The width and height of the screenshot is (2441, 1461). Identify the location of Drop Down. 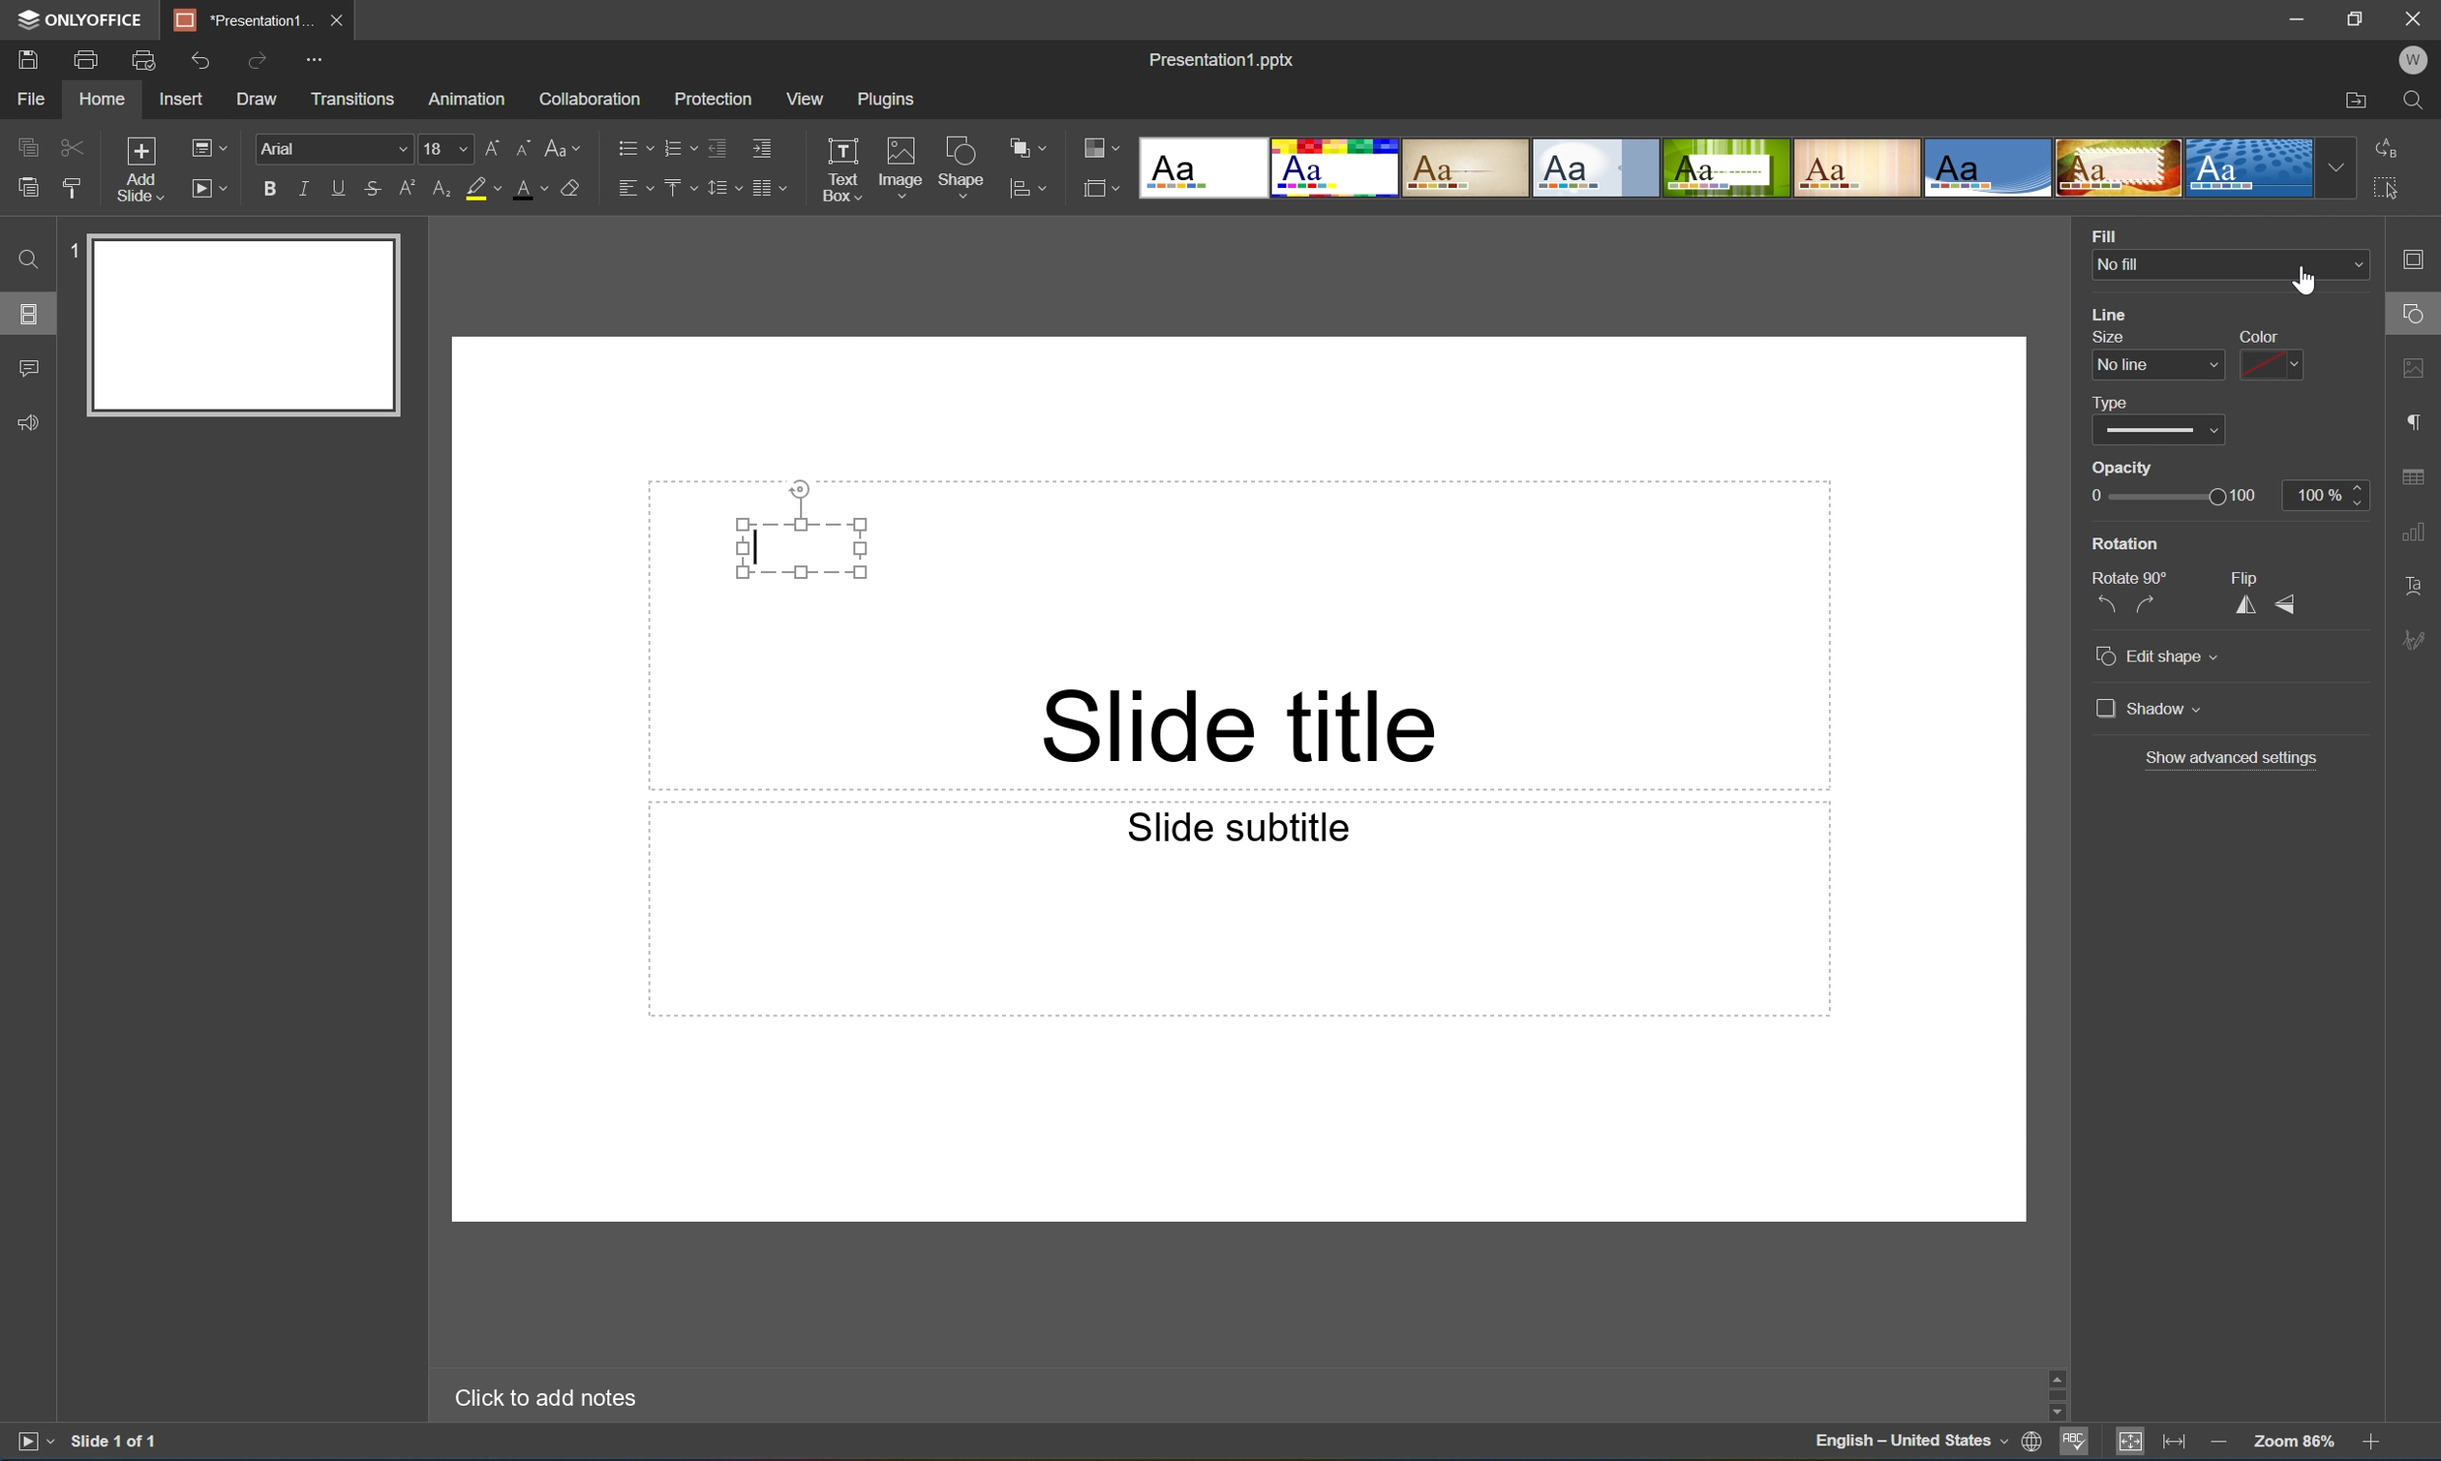
(2338, 167).